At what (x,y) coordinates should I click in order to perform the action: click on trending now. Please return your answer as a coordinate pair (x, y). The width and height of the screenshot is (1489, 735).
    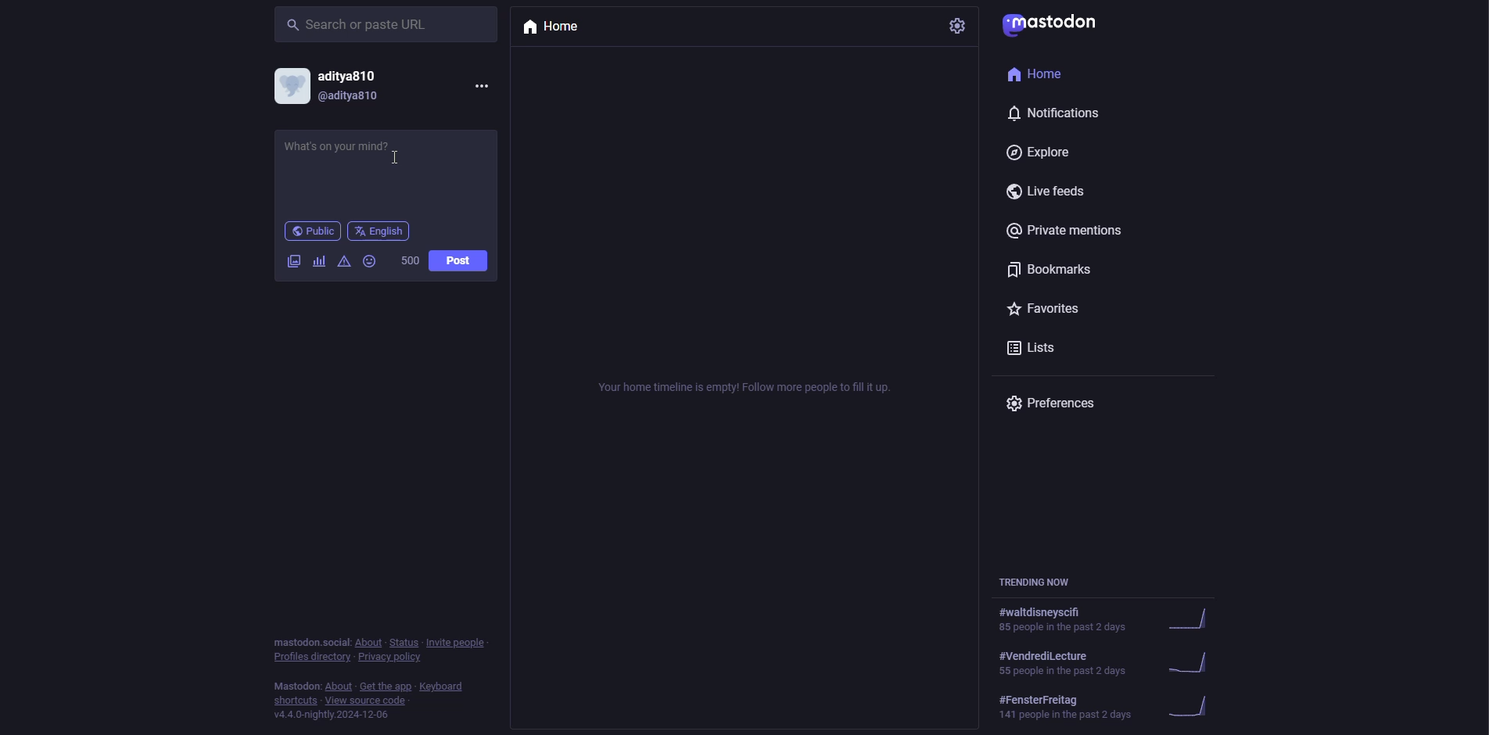
    Looking at the image, I should click on (1110, 662).